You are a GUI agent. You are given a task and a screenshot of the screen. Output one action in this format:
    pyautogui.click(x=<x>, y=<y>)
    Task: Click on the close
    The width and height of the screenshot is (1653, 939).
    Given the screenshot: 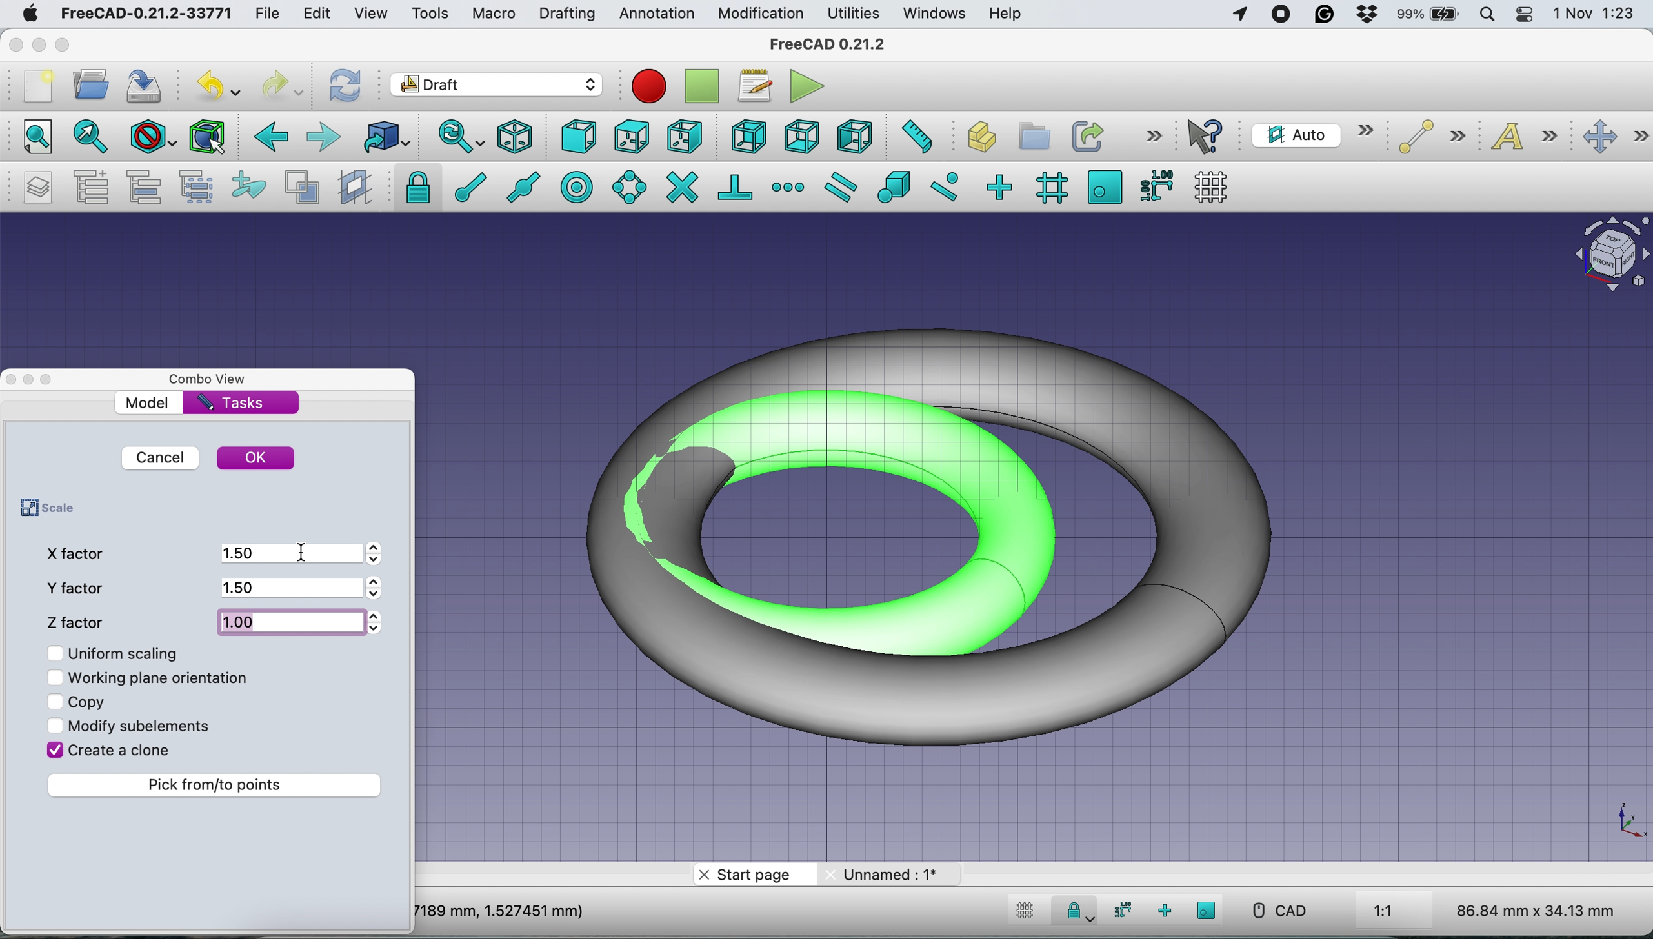 What is the action you would take?
    pyautogui.click(x=14, y=44)
    